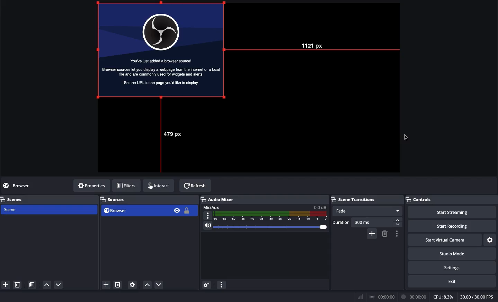 This screenshot has width=498, height=302. What do you see at coordinates (219, 199) in the screenshot?
I see `Audio mixer` at bounding box center [219, 199].